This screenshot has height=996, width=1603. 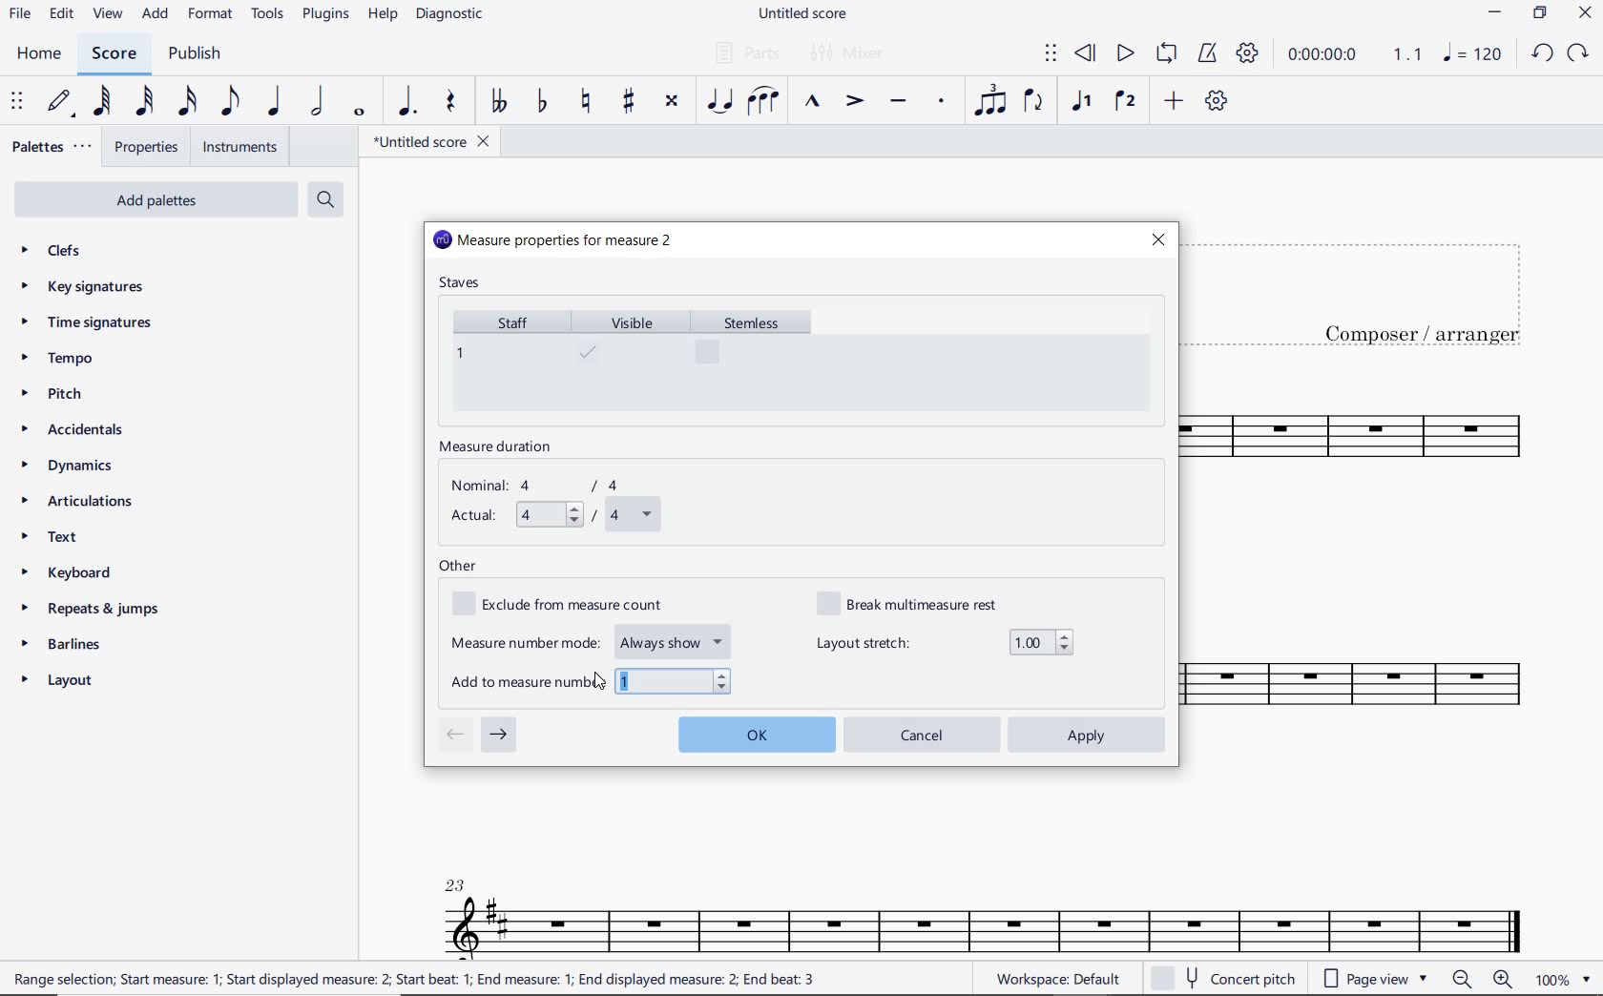 I want to click on VOICE 1, so click(x=1080, y=102).